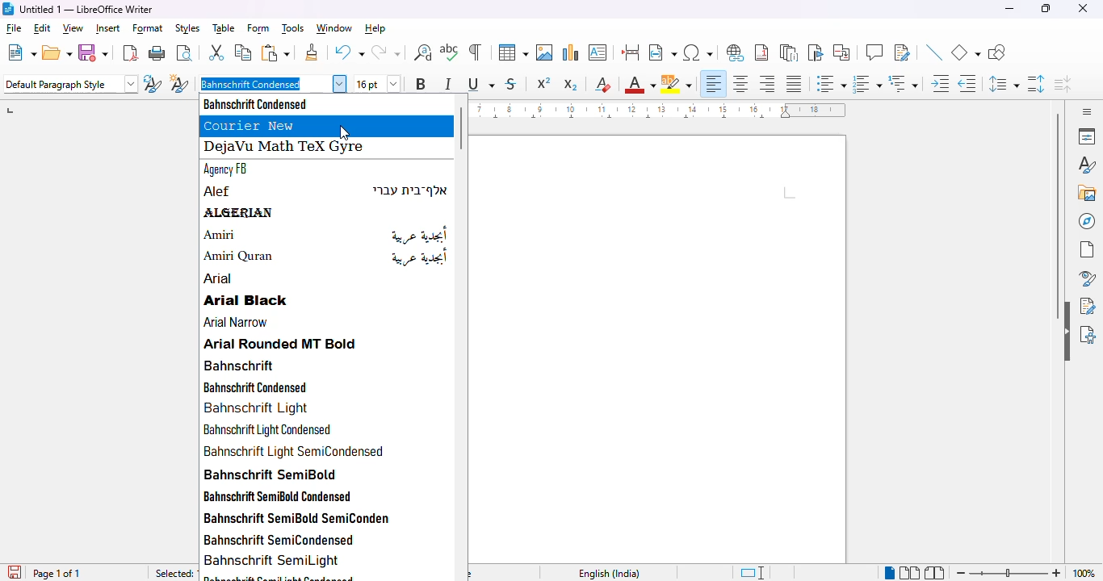 Image resolution: width=1103 pixels, height=581 pixels. I want to click on set line spacing, so click(1004, 82).